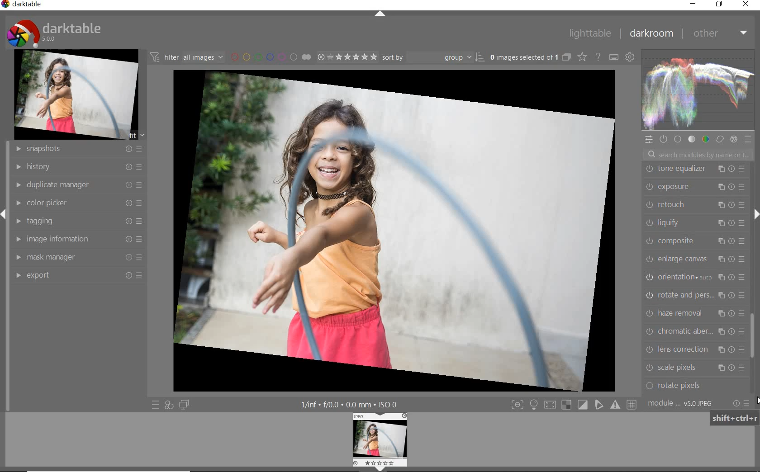 The width and height of the screenshot is (760, 472). What do you see at coordinates (755, 176) in the screenshot?
I see `CURSOR` at bounding box center [755, 176].